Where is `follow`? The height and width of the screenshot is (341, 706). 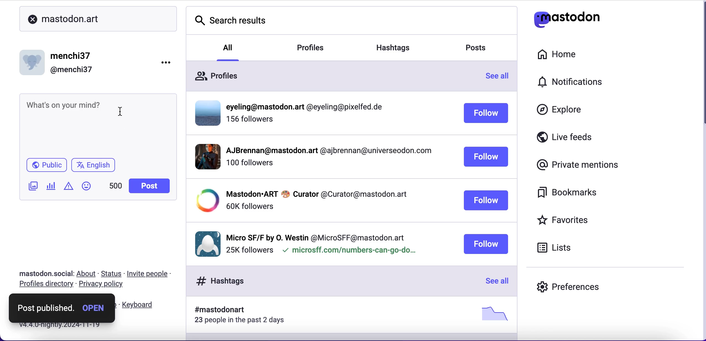 follow is located at coordinates (486, 201).